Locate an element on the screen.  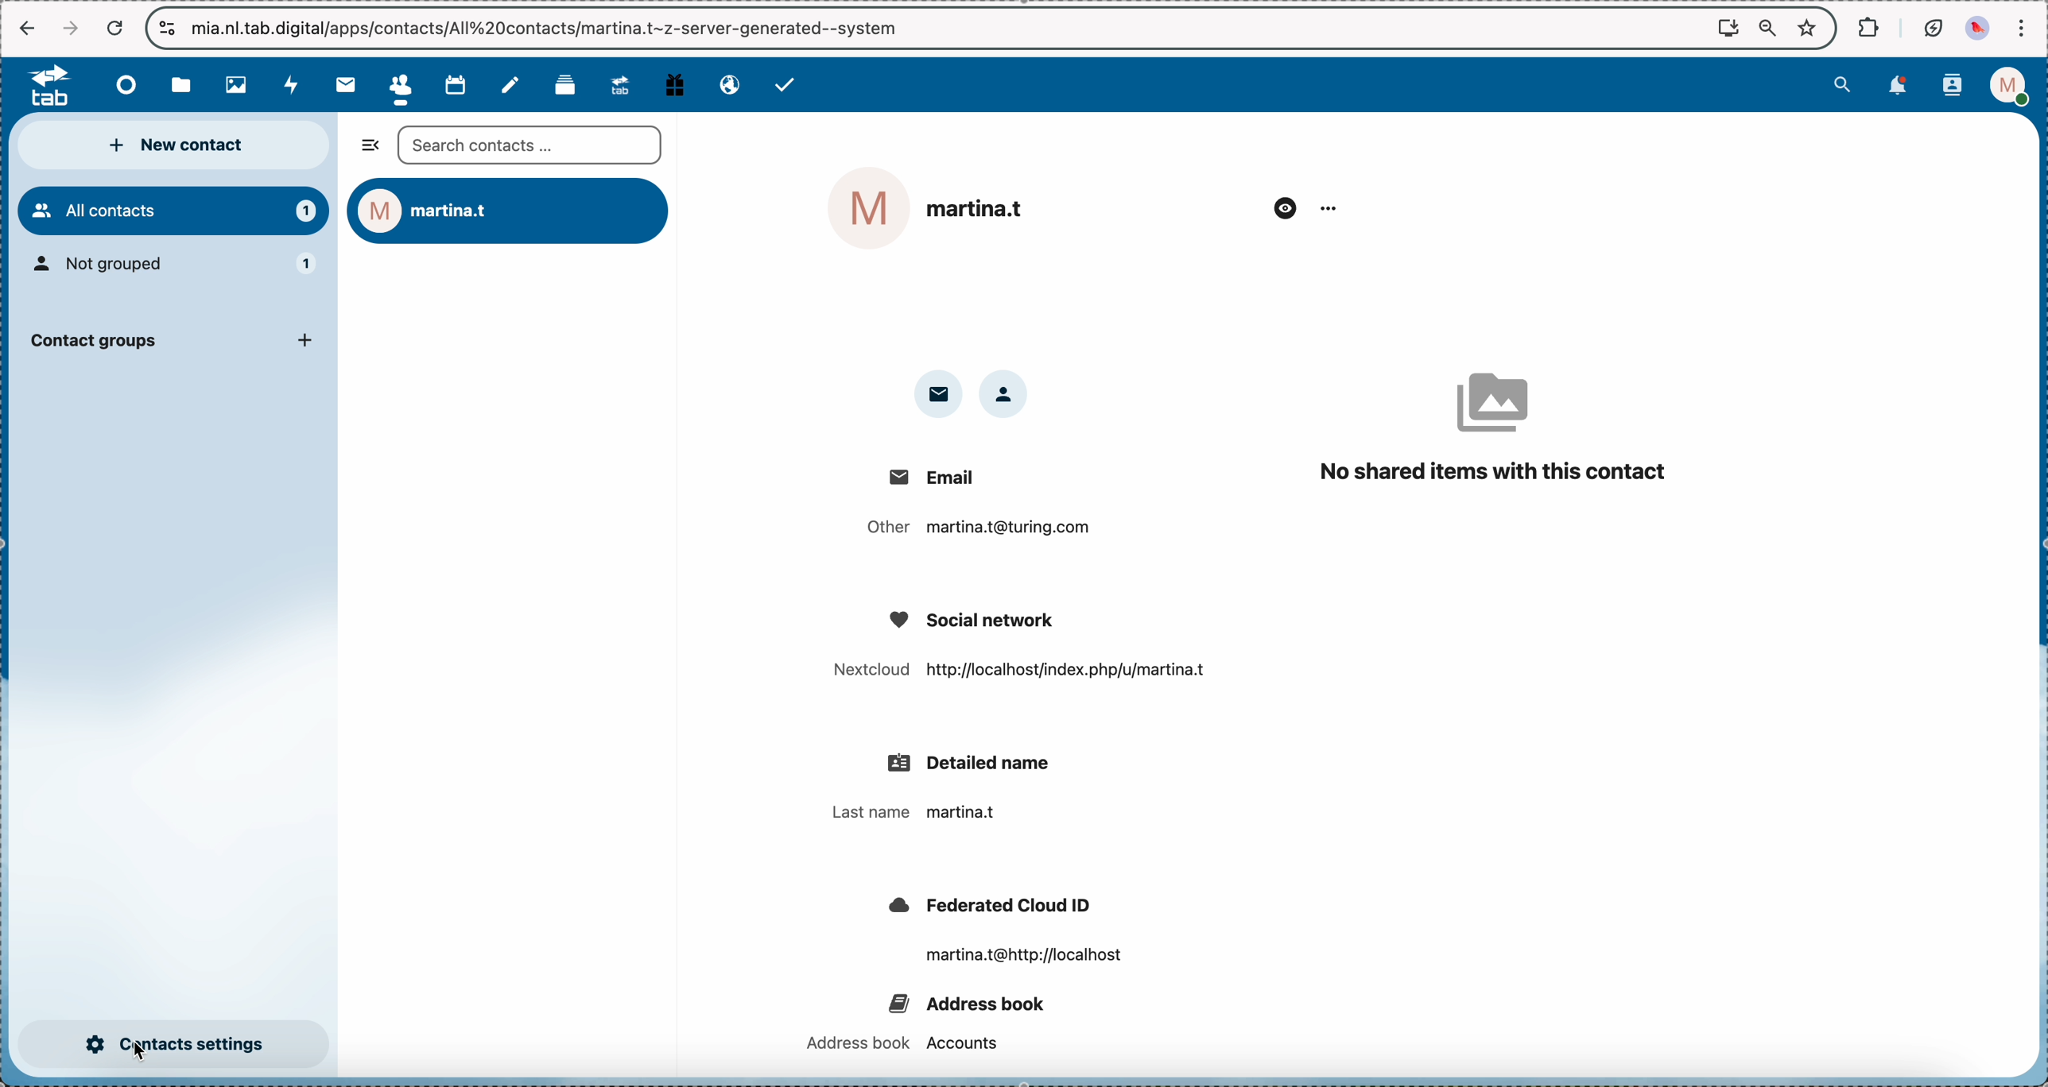
navigate back is located at coordinates (25, 26).